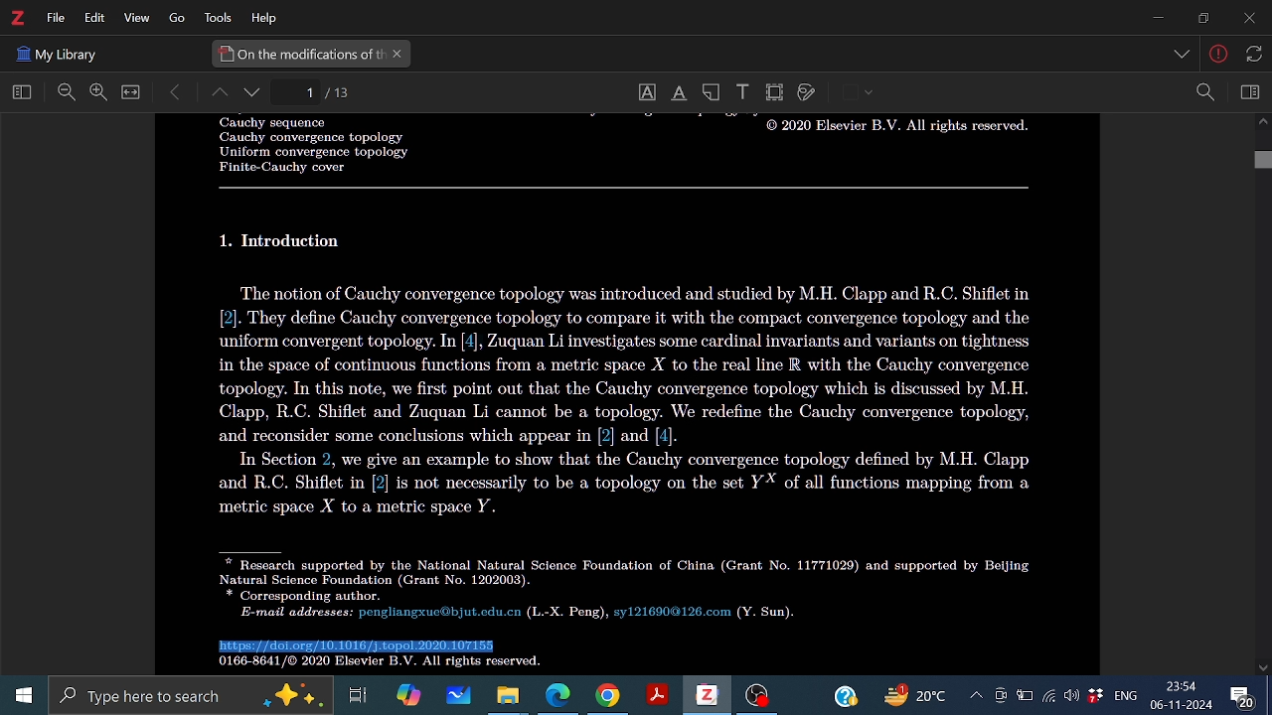  What do you see at coordinates (1025, 696) in the screenshot?
I see `Batttery` at bounding box center [1025, 696].